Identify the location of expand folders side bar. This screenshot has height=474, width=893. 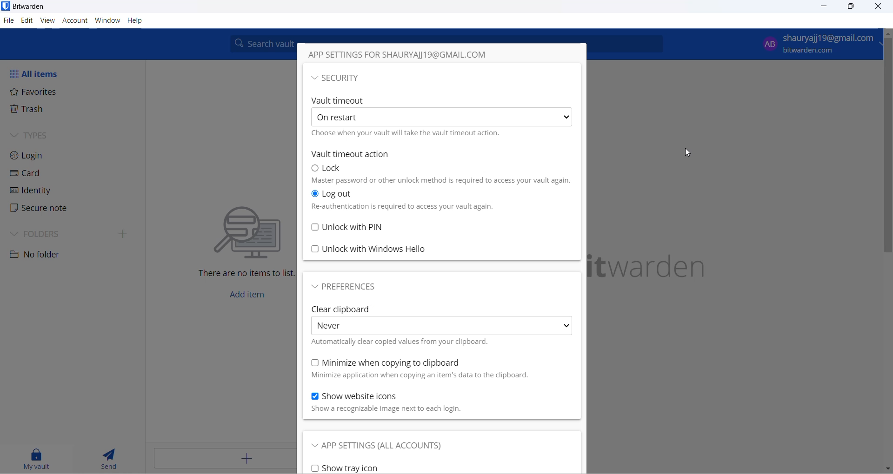
(124, 236).